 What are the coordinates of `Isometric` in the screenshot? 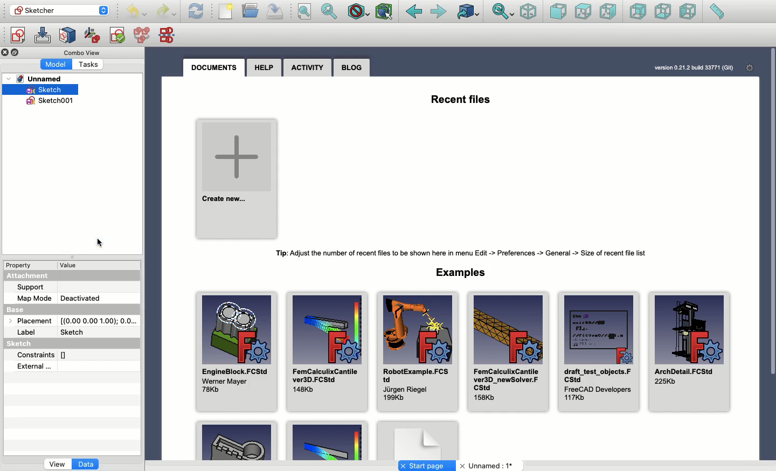 It's located at (529, 11).